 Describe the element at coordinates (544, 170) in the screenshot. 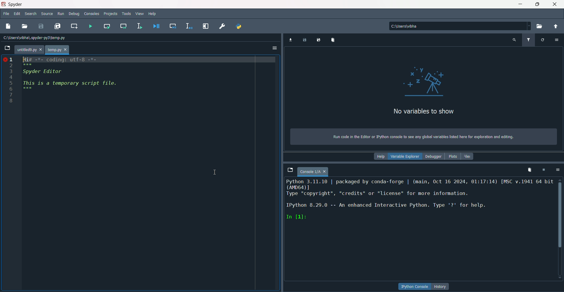

I see `interrupt kernel` at that location.